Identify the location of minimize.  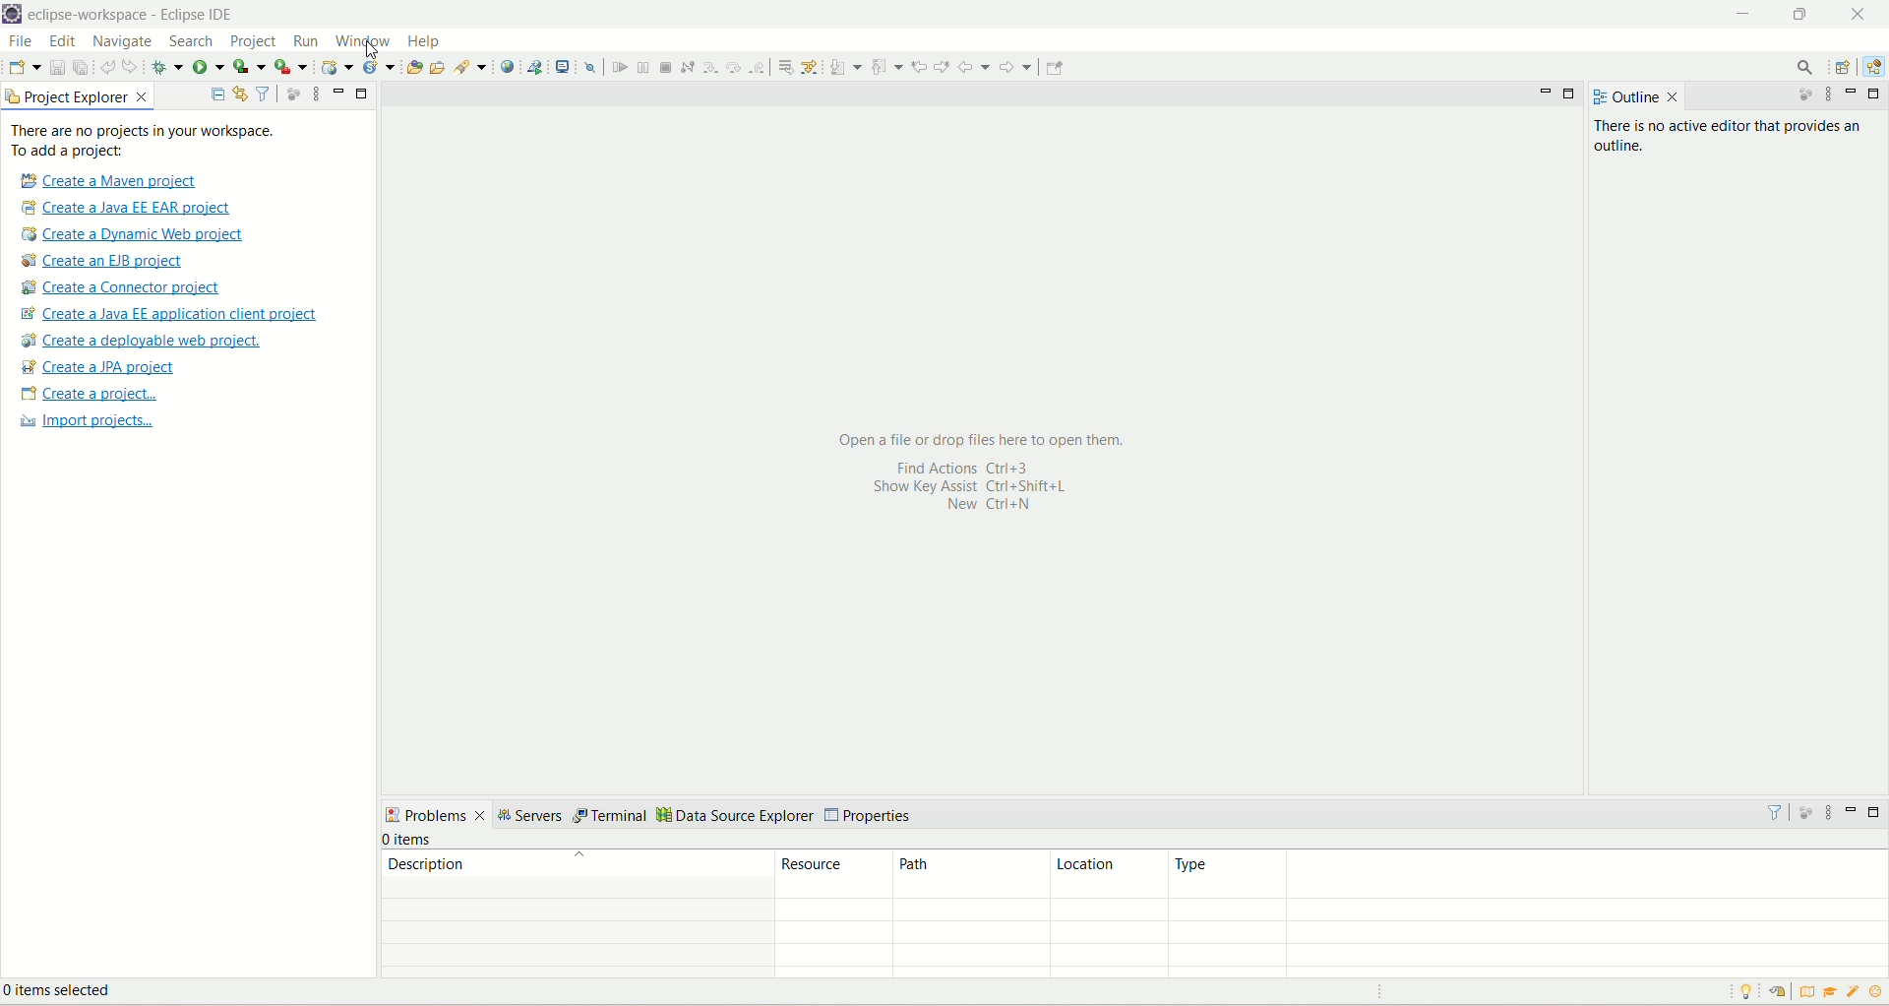
(1855, 809).